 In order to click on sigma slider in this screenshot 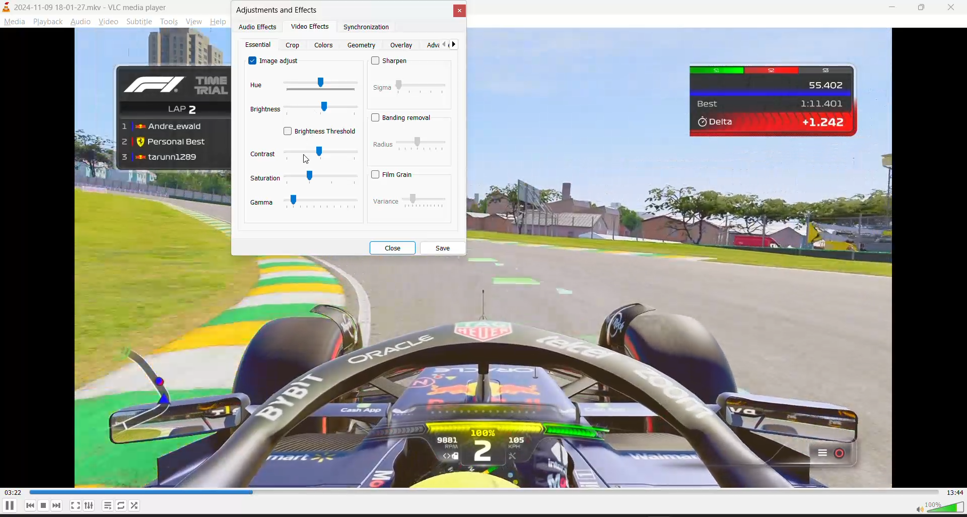, I will do `click(423, 87)`.